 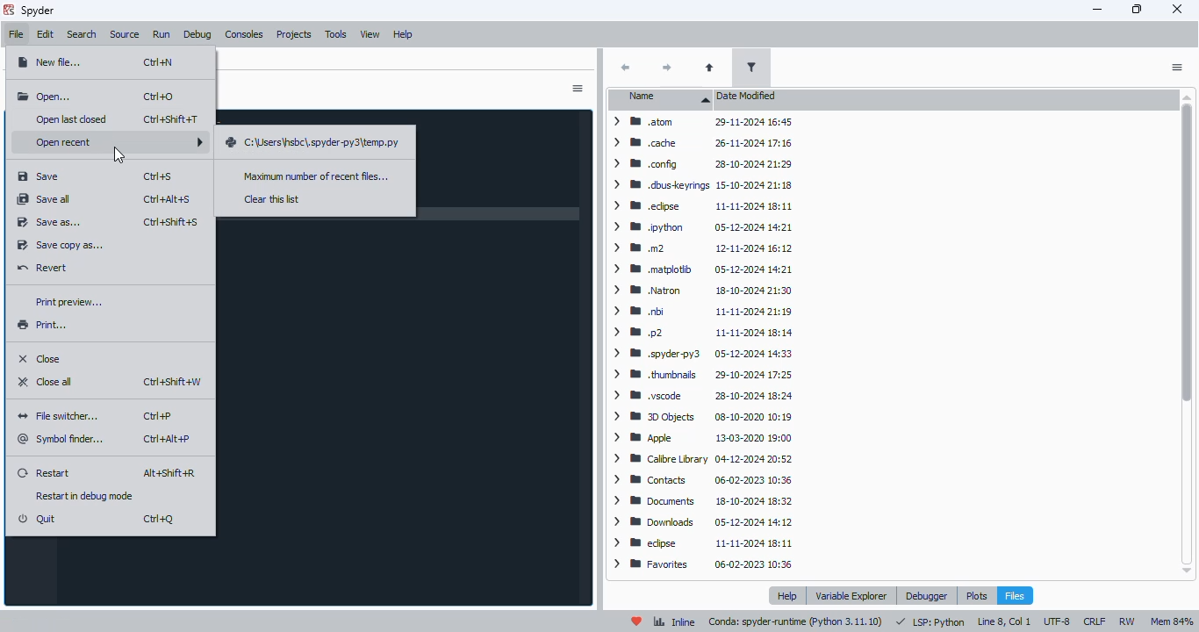 I want to click on shortcut for open last closed, so click(x=171, y=119).